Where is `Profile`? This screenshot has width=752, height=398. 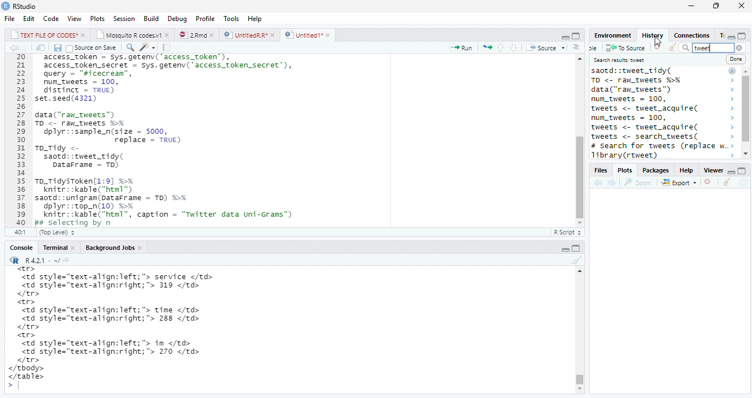 Profile is located at coordinates (205, 18).